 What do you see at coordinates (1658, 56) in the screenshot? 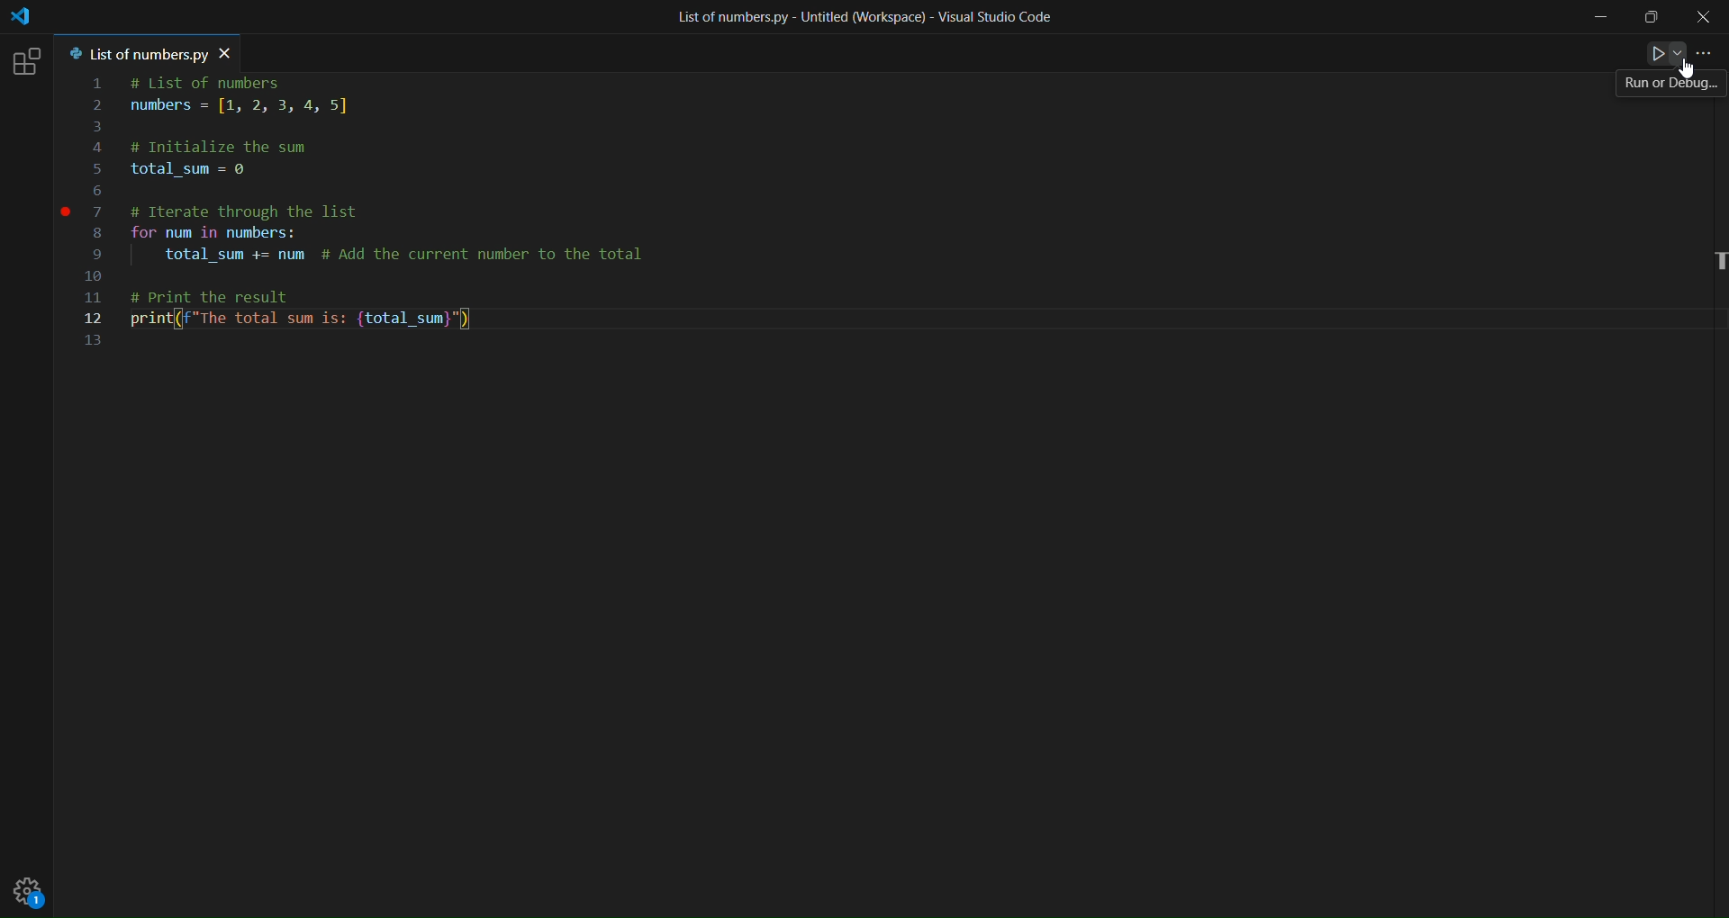
I see `run or debug` at bounding box center [1658, 56].